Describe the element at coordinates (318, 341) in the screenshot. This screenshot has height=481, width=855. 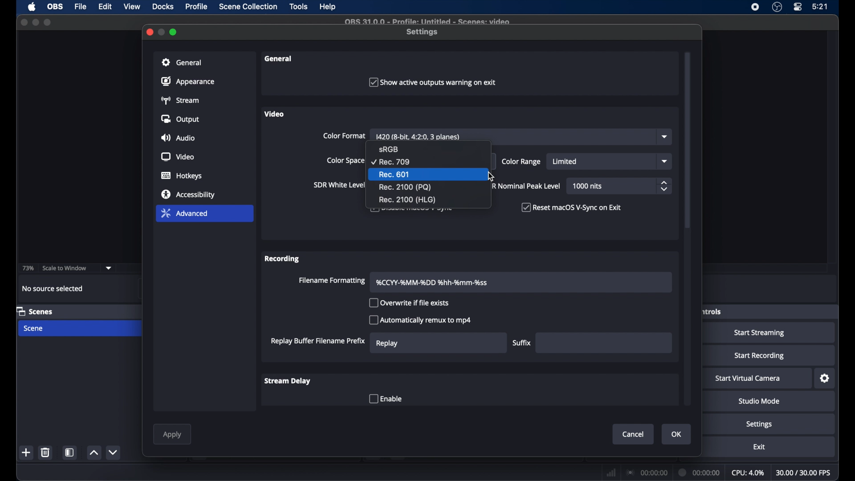
I see `replay buffer filename prefix` at that location.